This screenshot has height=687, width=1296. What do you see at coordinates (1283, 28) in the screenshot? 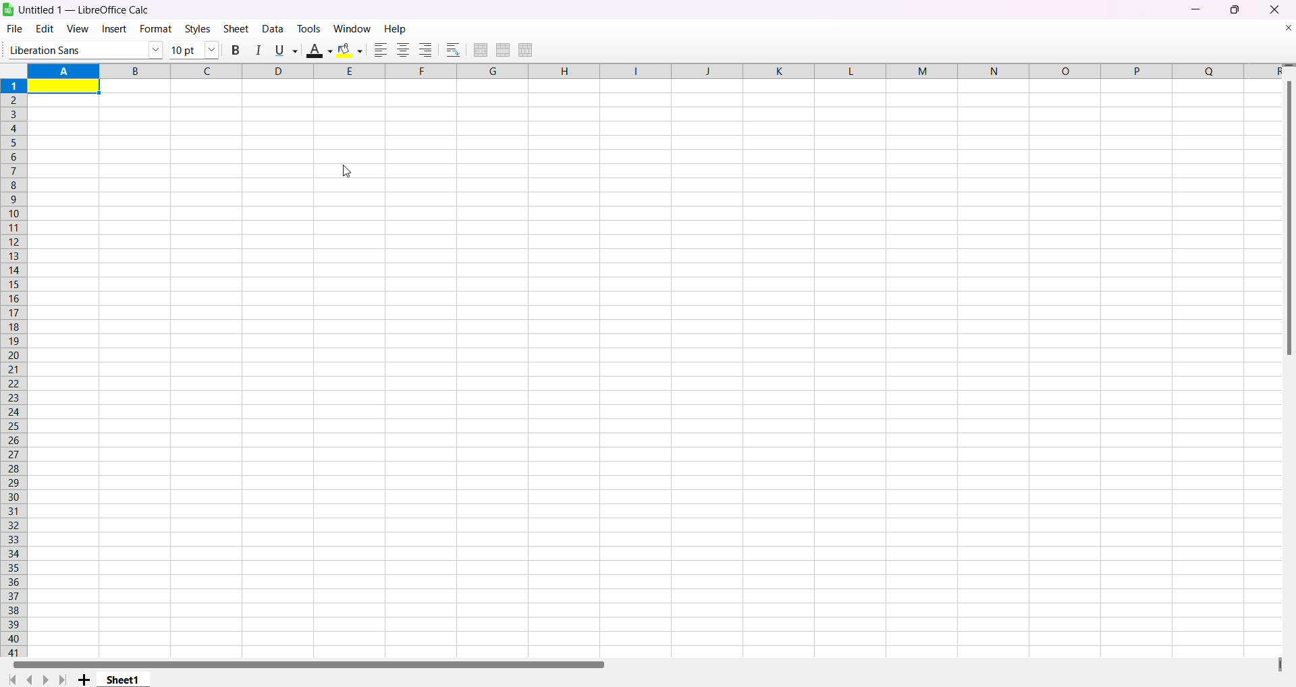
I see `close document` at bounding box center [1283, 28].